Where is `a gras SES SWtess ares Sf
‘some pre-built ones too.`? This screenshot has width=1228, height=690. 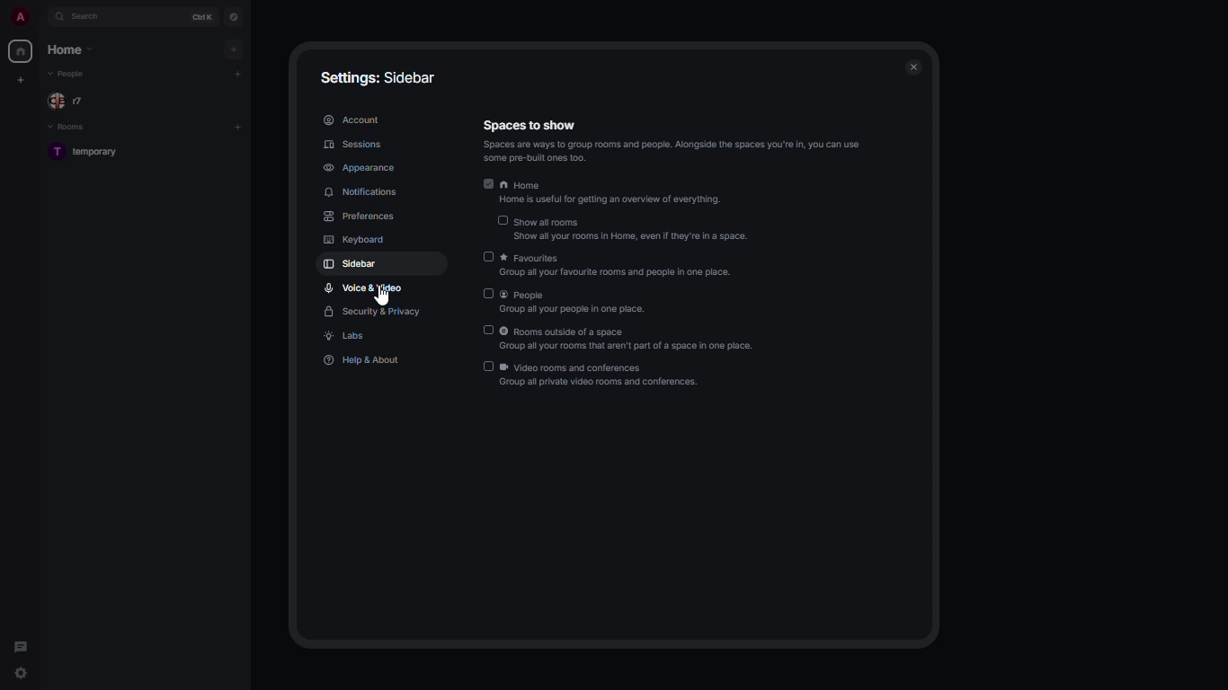
a gras SES SWtess ares Sf
‘some pre-built ones too. is located at coordinates (678, 154).